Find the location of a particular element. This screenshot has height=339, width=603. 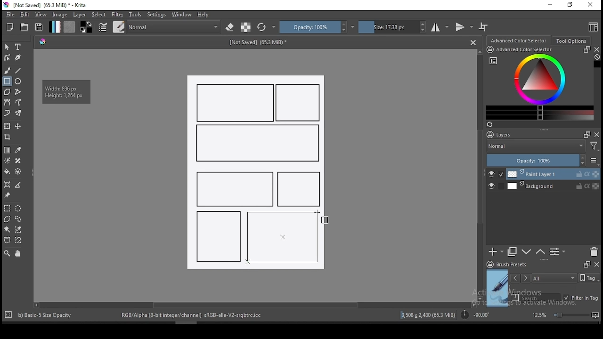

new rectangle is located at coordinates (256, 144).